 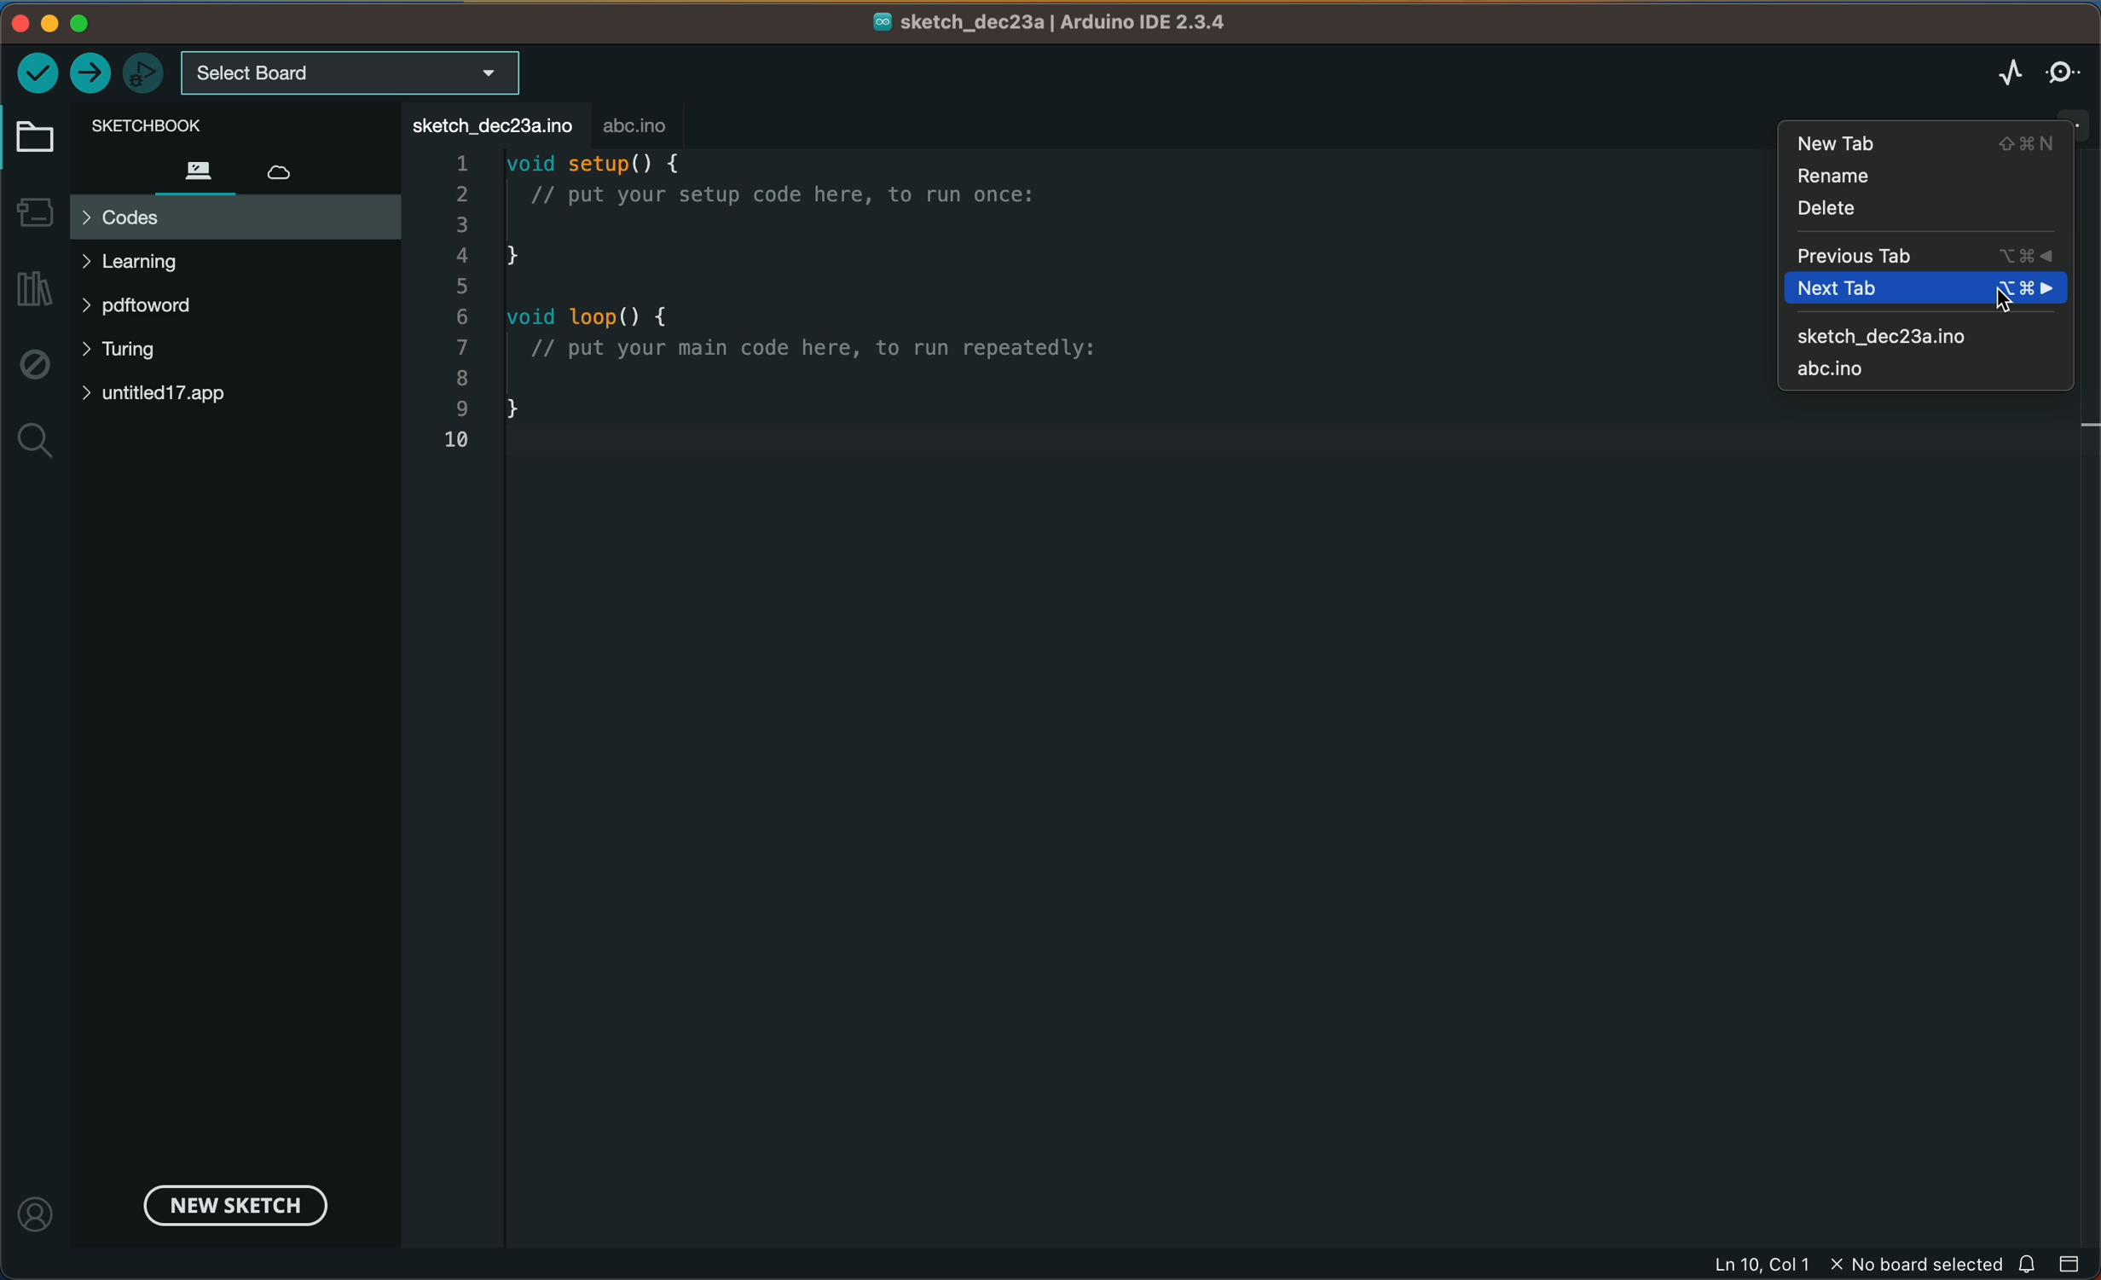 I want to click on window control, so click(x=78, y=23).